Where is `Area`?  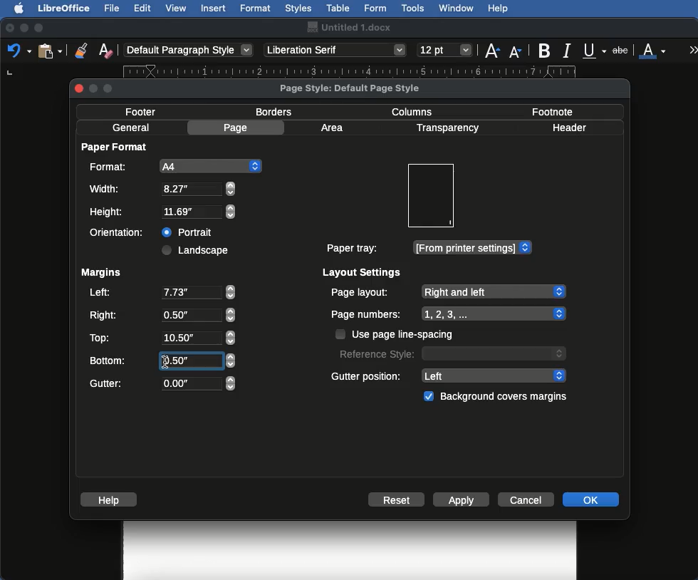
Area is located at coordinates (334, 128).